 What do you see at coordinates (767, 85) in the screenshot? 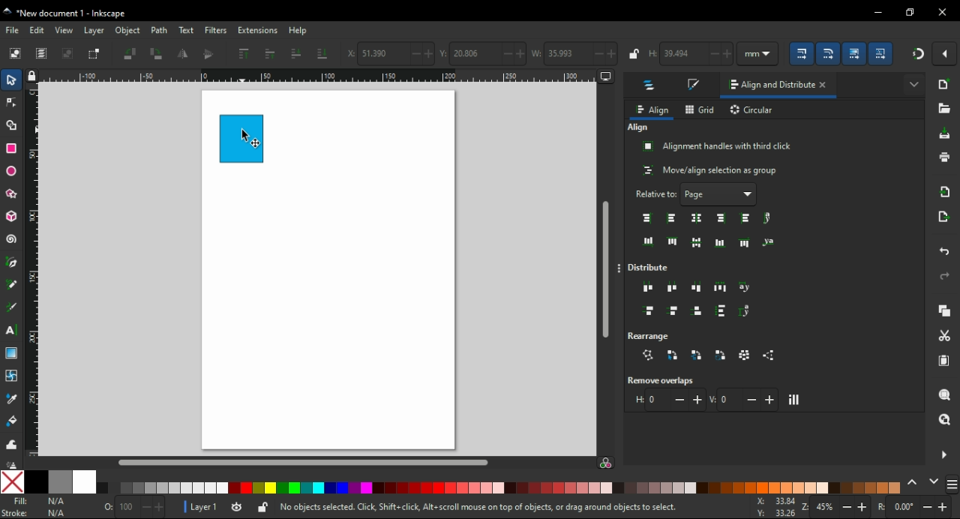
I see `align and distribute` at bounding box center [767, 85].